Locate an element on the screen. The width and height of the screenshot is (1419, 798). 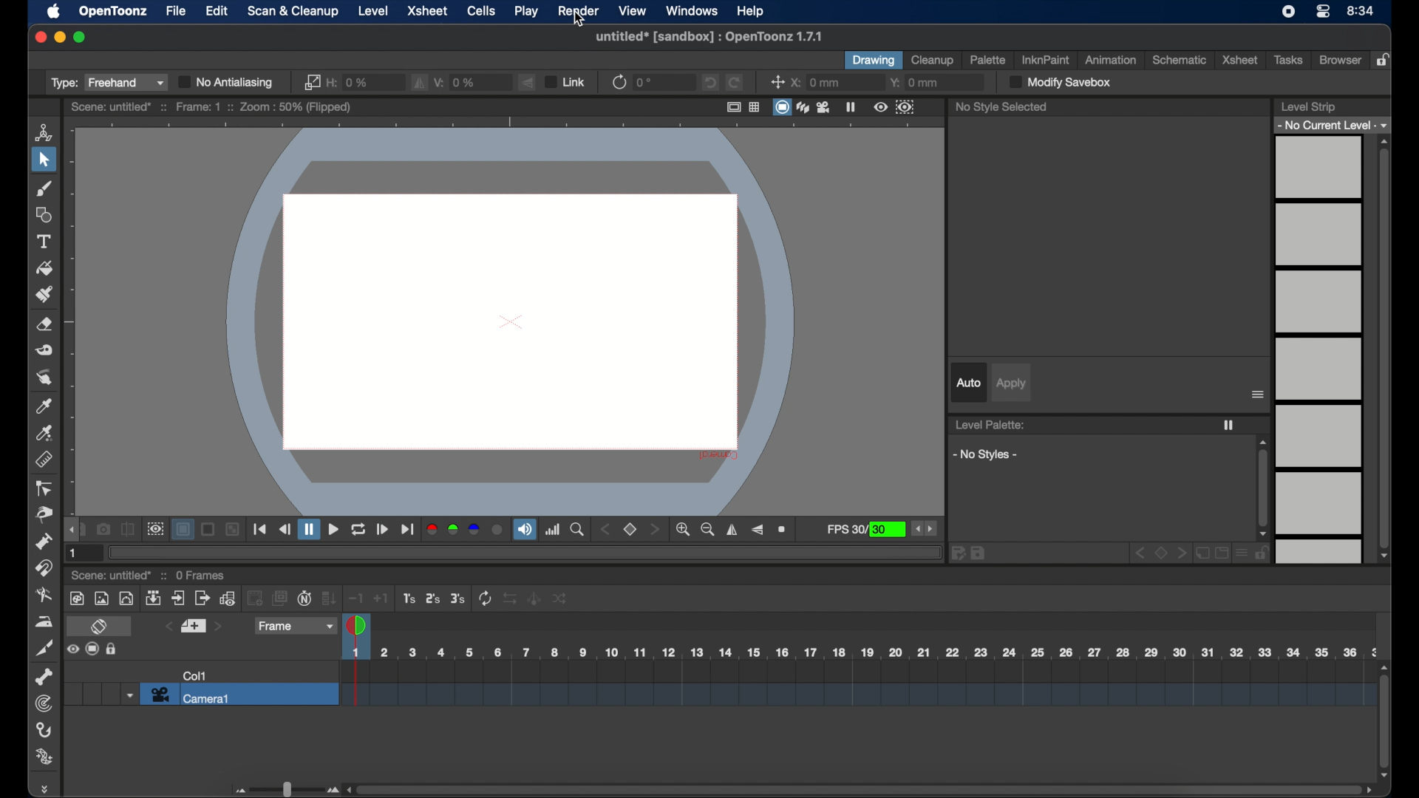
 is located at coordinates (1225, 553).